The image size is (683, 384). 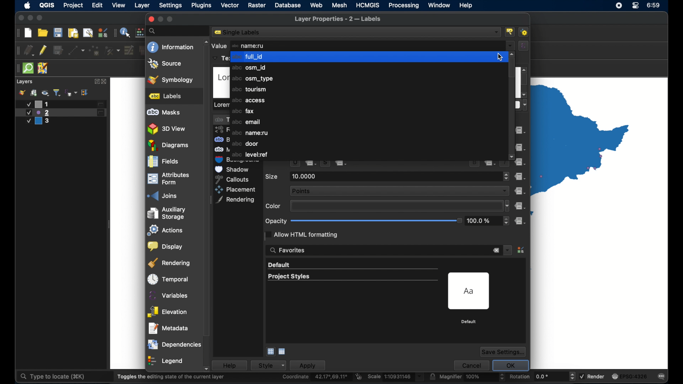 I want to click on manage map theme, so click(x=45, y=93).